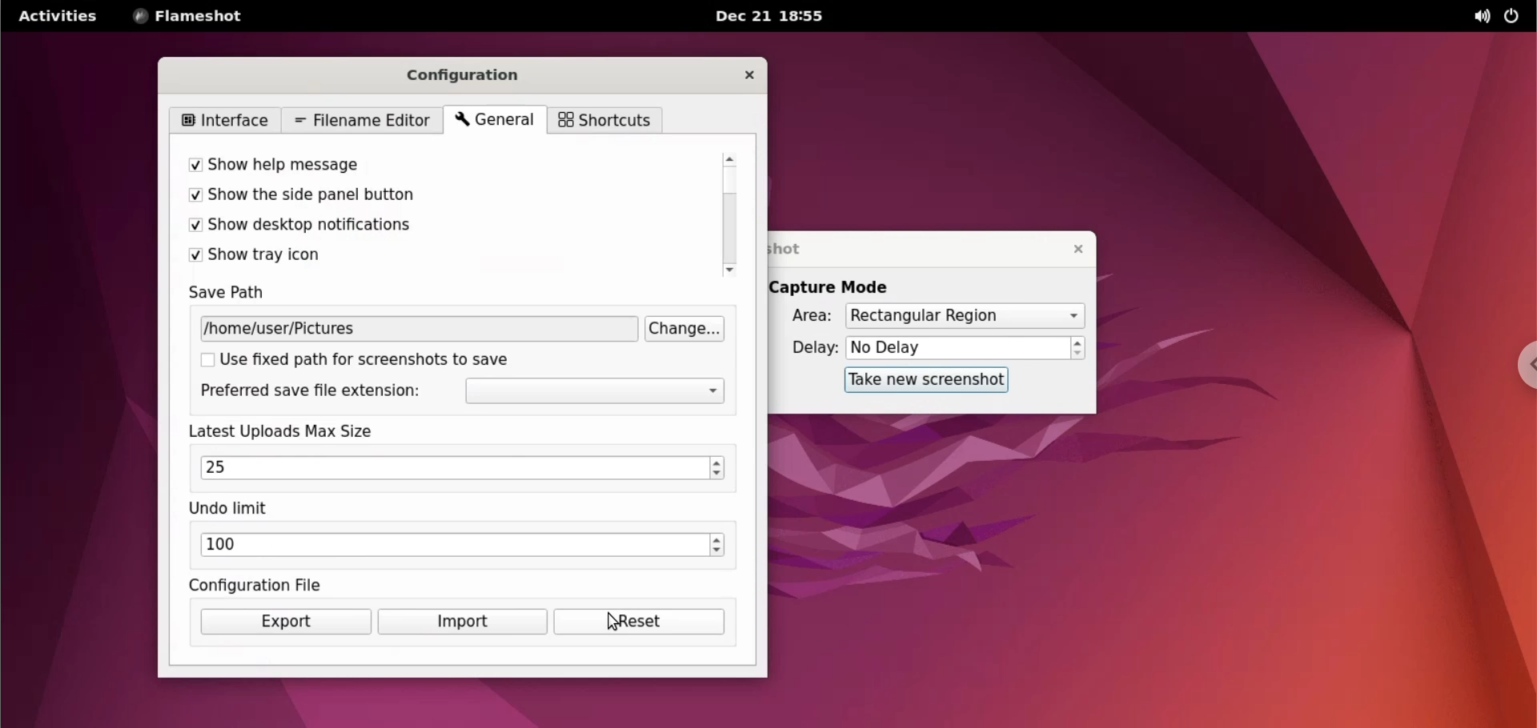 The height and width of the screenshot is (728, 1537). What do you see at coordinates (920, 379) in the screenshot?
I see `take new screenshot` at bounding box center [920, 379].